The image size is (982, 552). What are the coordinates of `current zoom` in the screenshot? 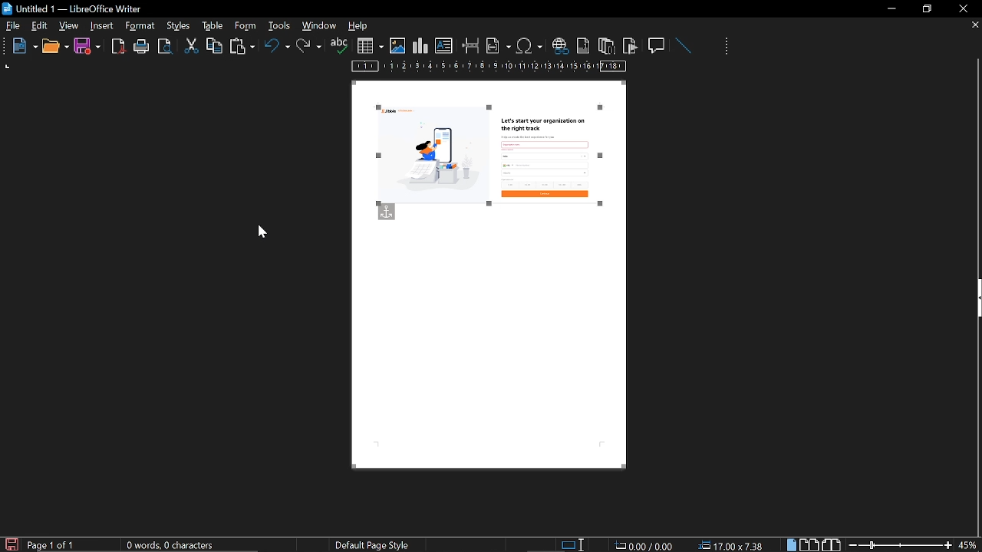 It's located at (969, 544).